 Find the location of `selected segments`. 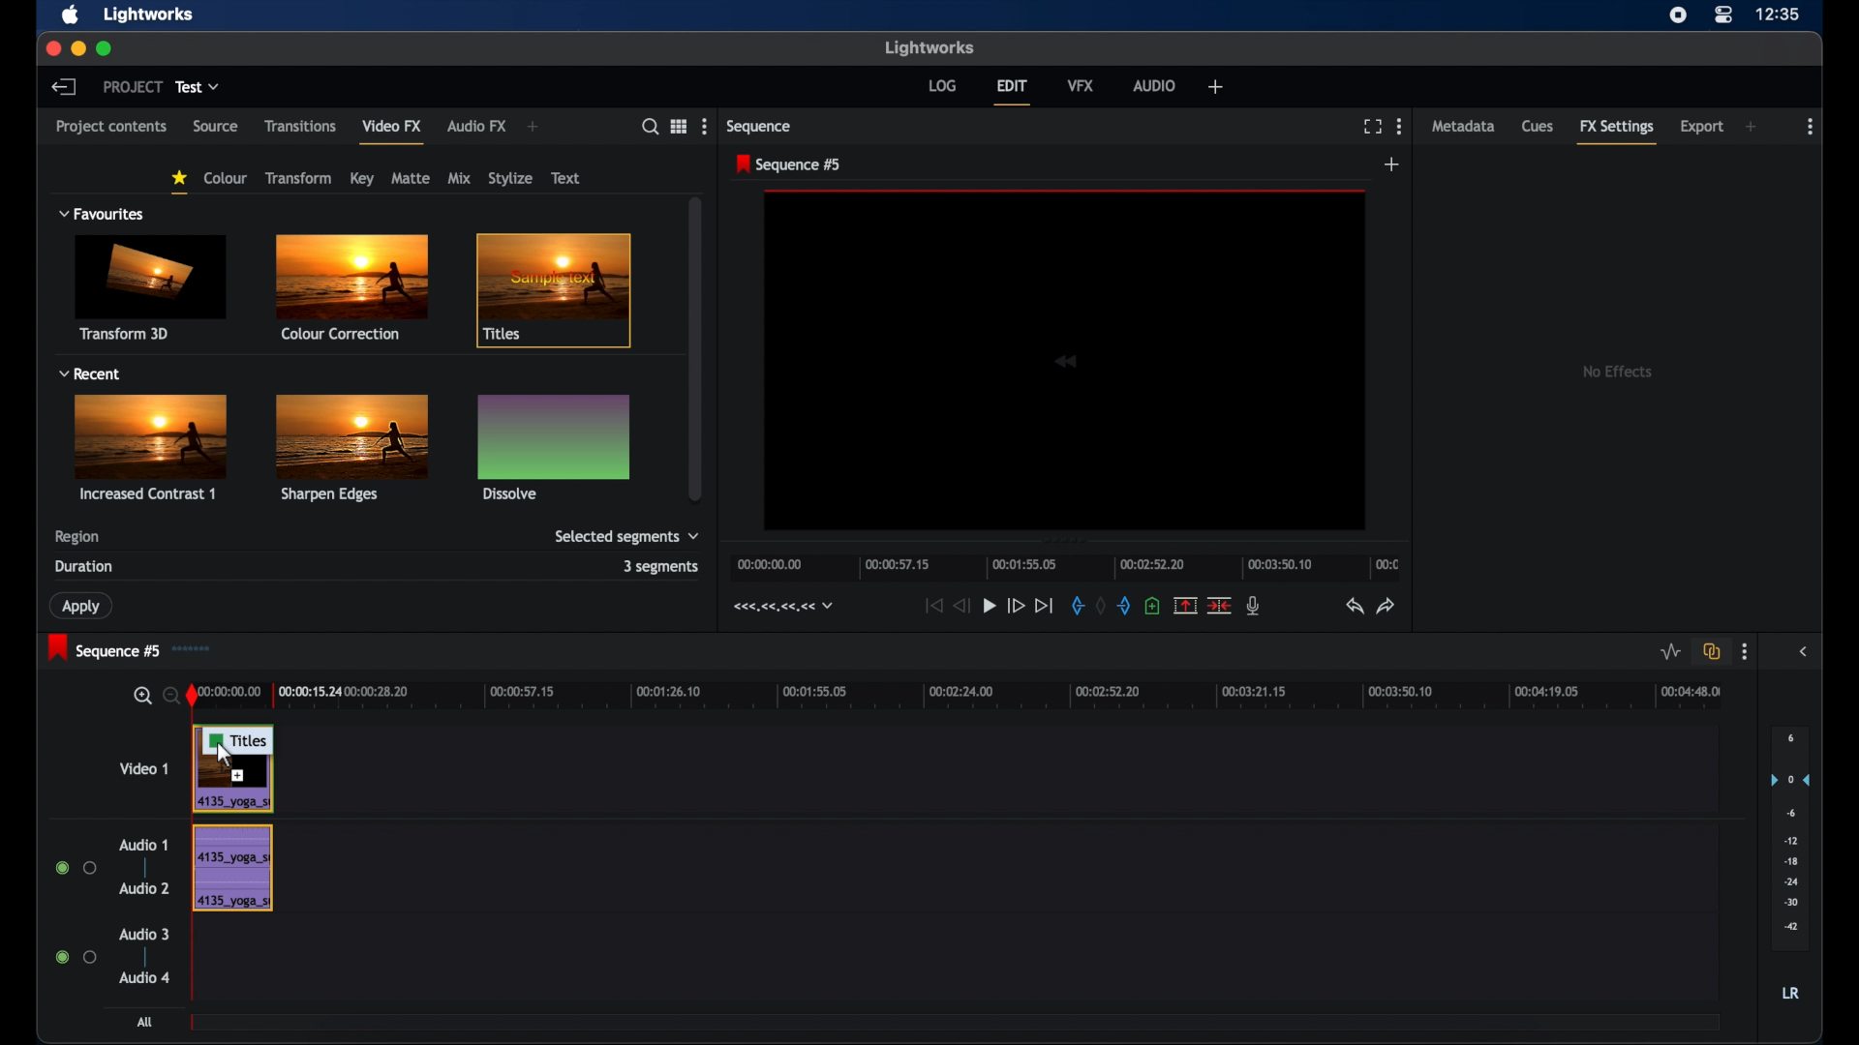

selected segments is located at coordinates (626, 537).